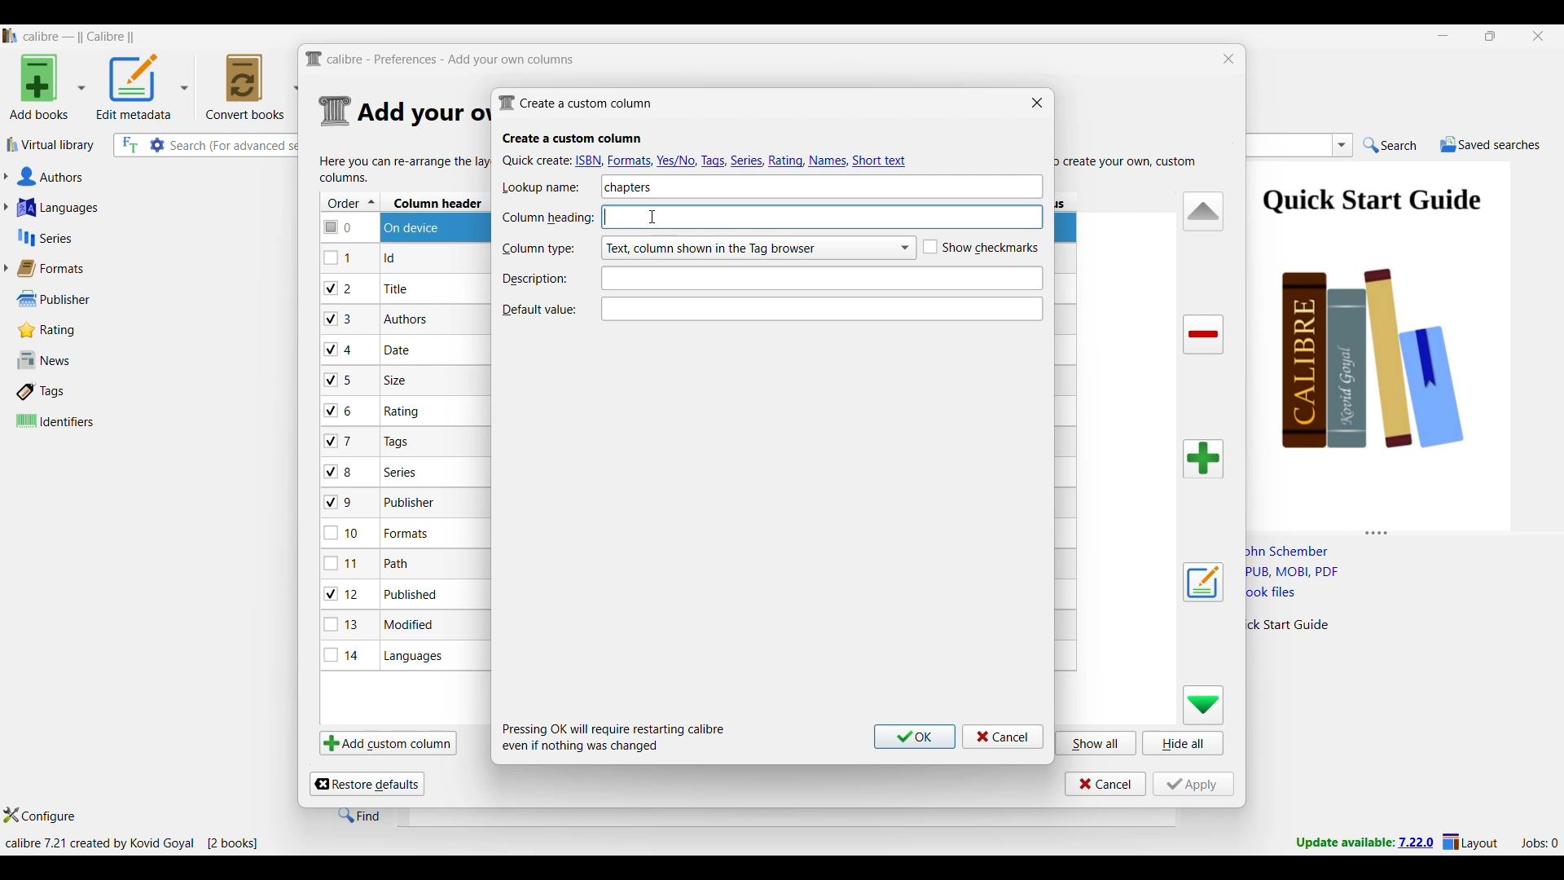 The width and height of the screenshot is (1564, 880). I want to click on Apply, so click(1193, 784).